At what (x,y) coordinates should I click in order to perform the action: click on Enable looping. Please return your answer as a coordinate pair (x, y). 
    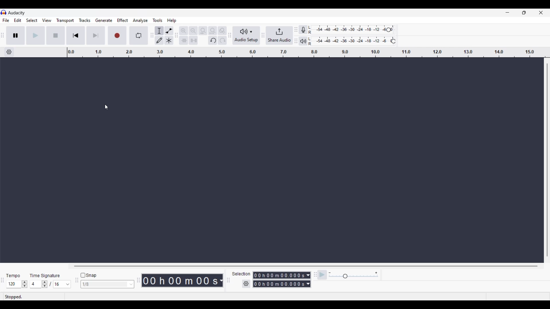
    Looking at the image, I should click on (139, 35).